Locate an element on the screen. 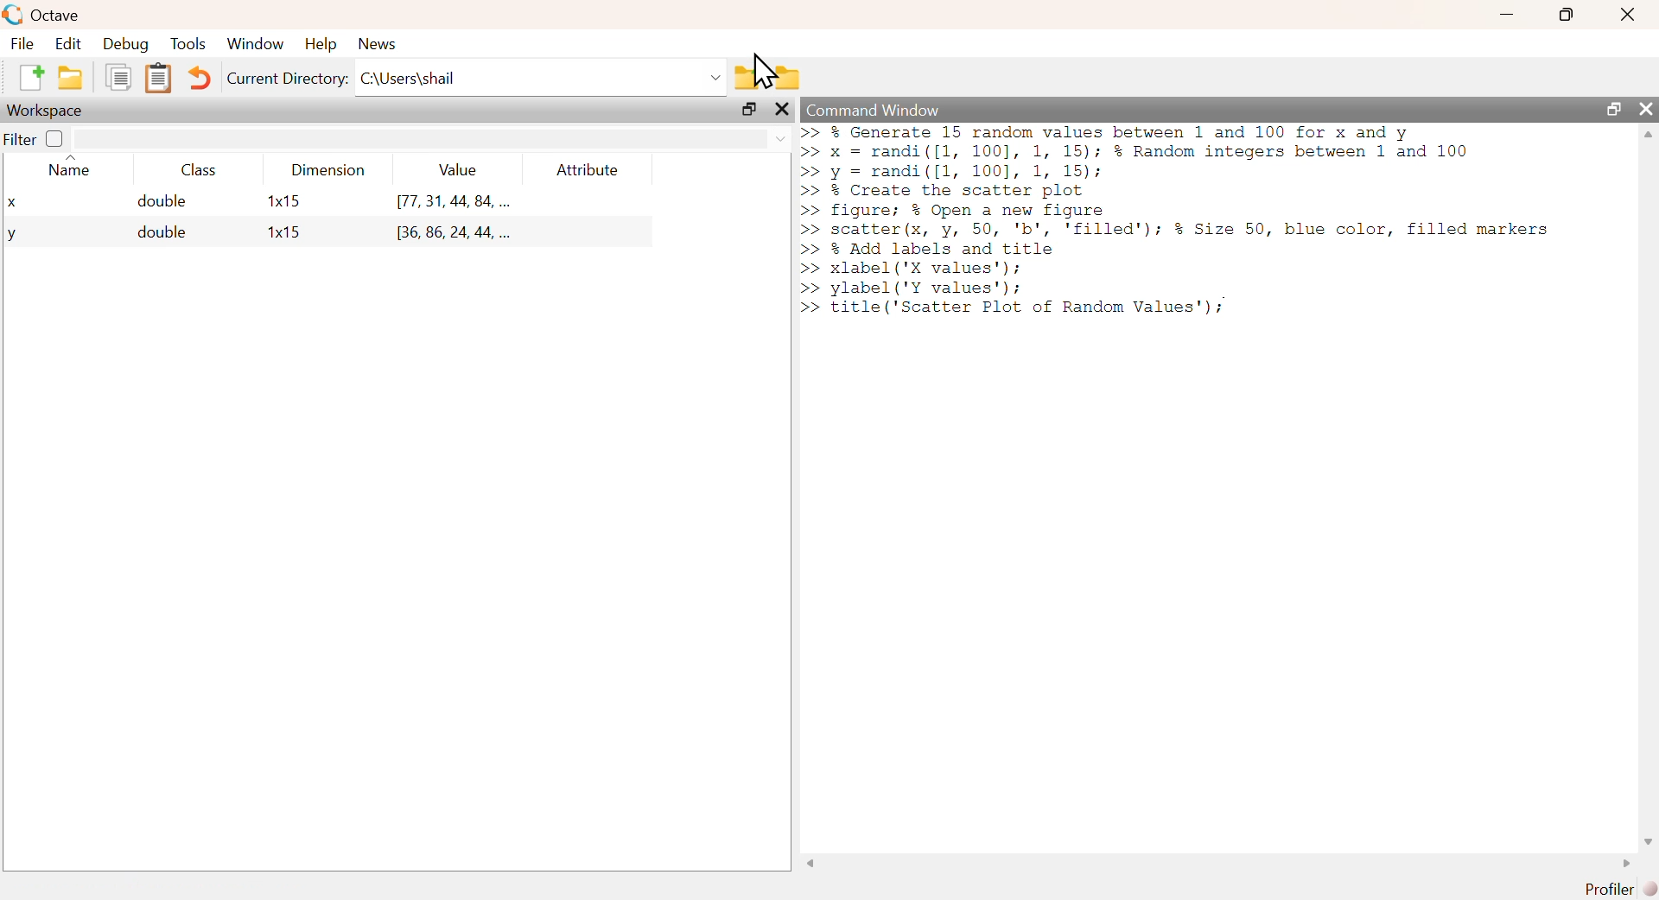 The height and width of the screenshot is (900, 1659). double is located at coordinates (162, 231).